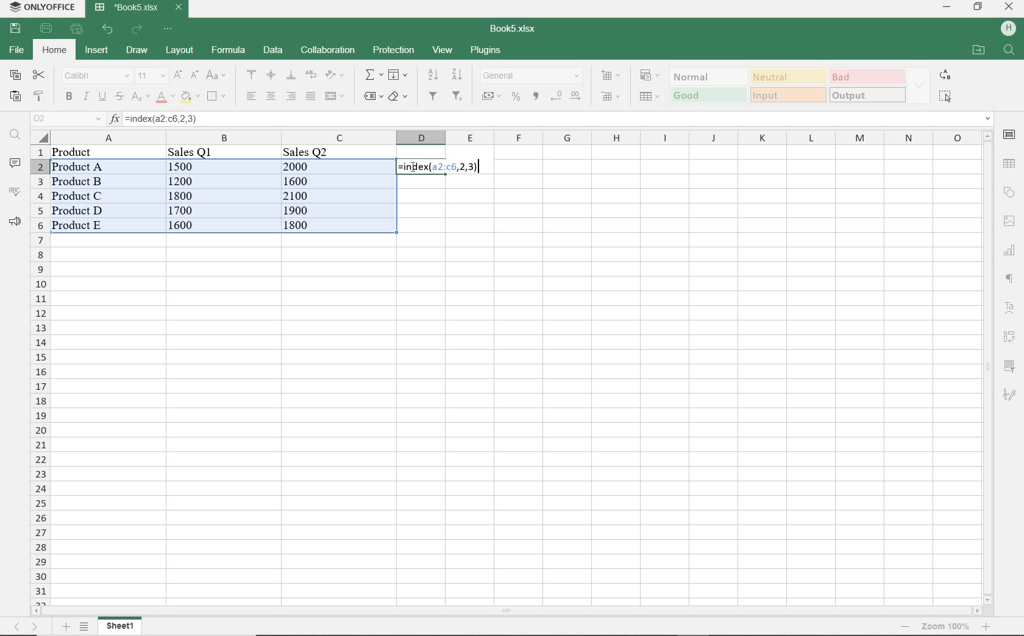 The image size is (1024, 636). What do you see at coordinates (648, 96) in the screenshot?
I see `format as table template` at bounding box center [648, 96].